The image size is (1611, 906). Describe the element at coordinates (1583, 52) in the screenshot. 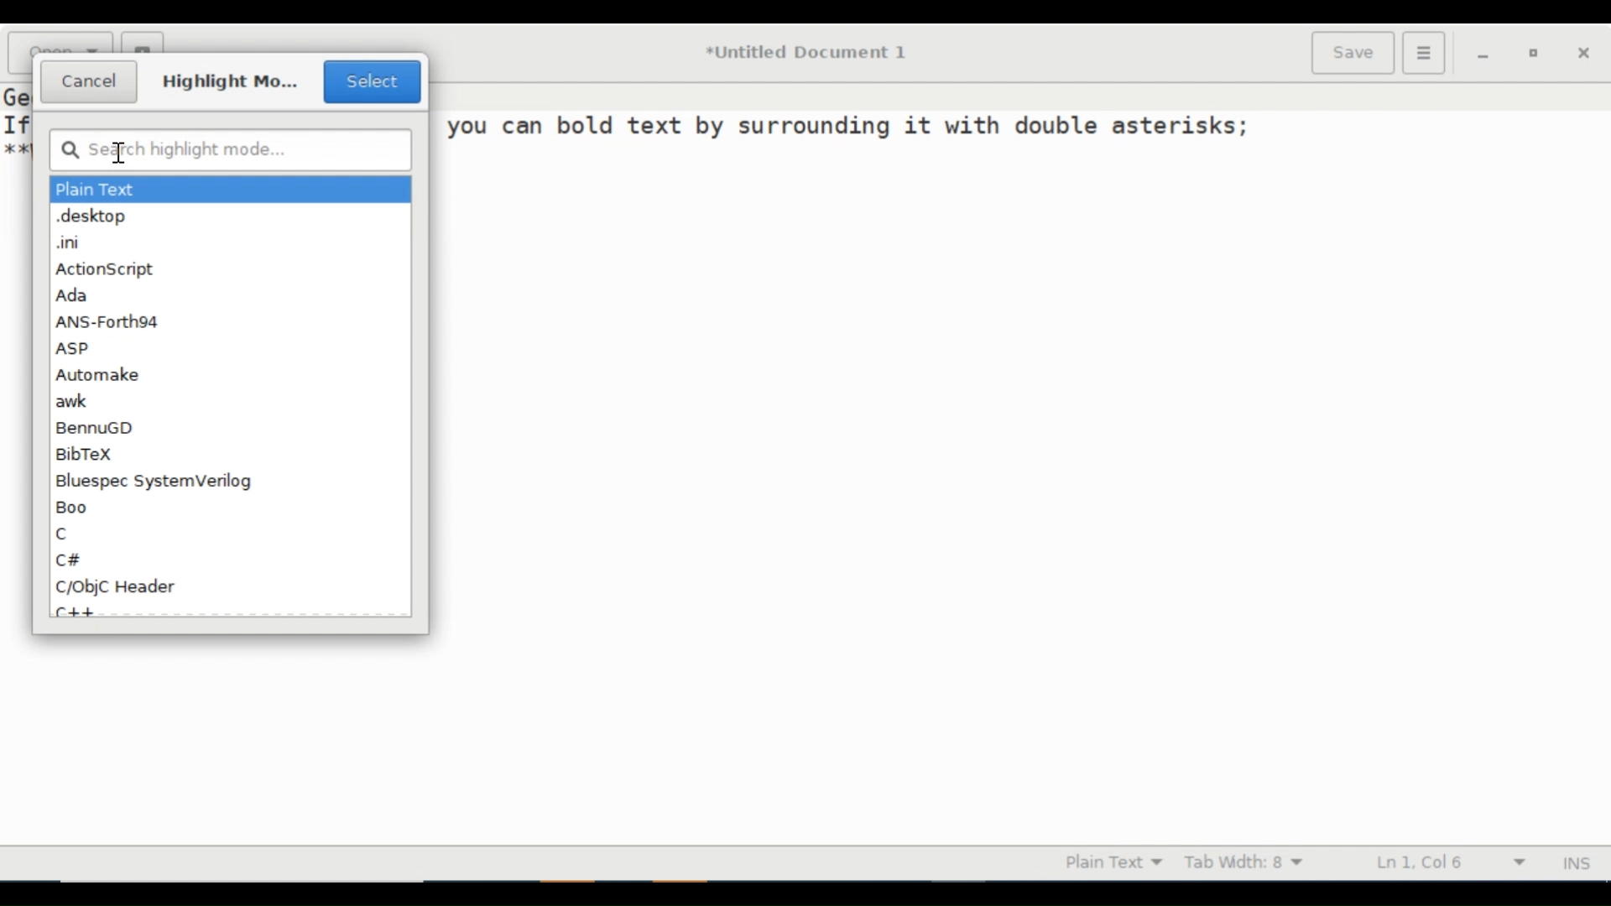

I see `close` at that location.